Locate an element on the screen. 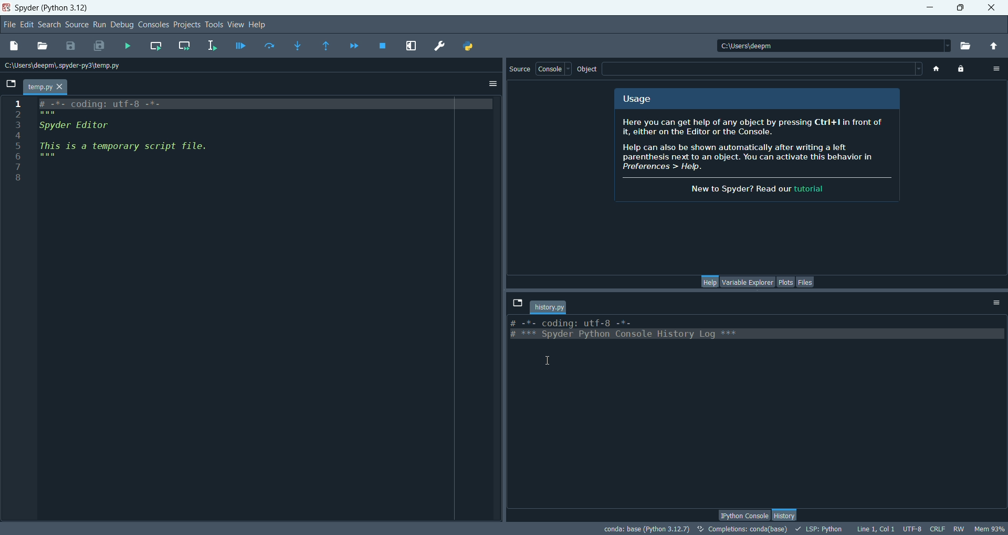 This screenshot has height=535, width=1008. open is located at coordinates (41, 45).